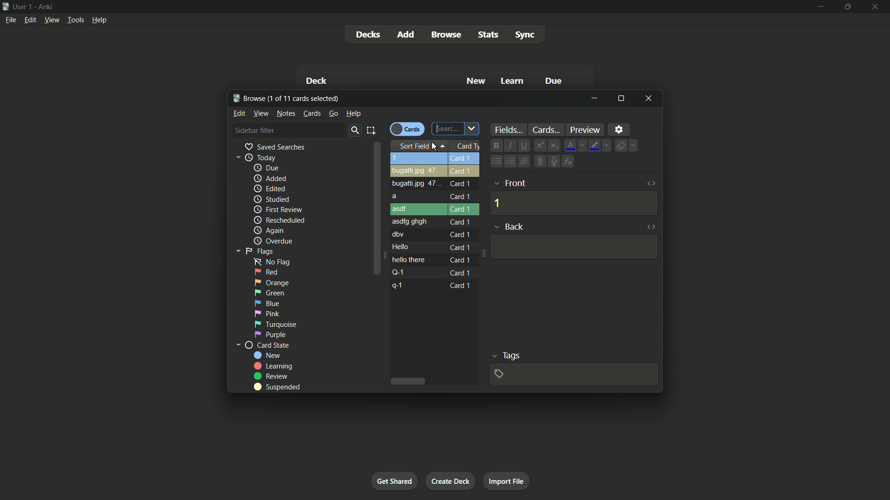 The height and width of the screenshot is (500, 890). What do you see at coordinates (311, 113) in the screenshot?
I see `cards` at bounding box center [311, 113].